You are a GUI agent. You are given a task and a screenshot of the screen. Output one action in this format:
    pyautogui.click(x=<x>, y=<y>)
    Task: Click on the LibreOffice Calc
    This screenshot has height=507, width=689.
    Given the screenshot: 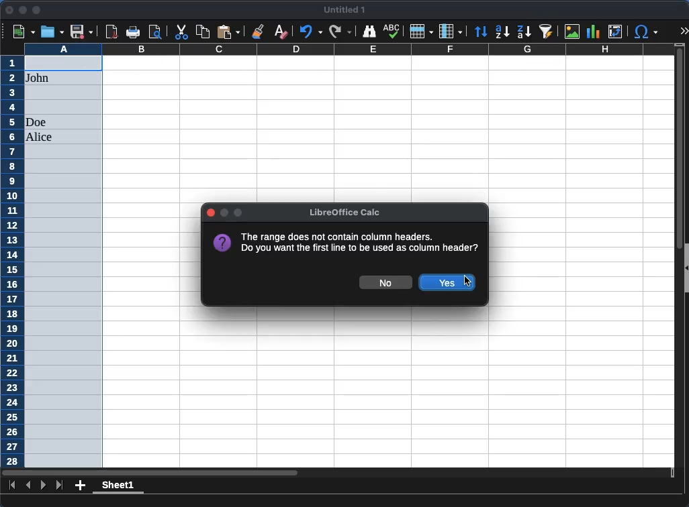 What is the action you would take?
    pyautogui.click(x=342, y=212)
    